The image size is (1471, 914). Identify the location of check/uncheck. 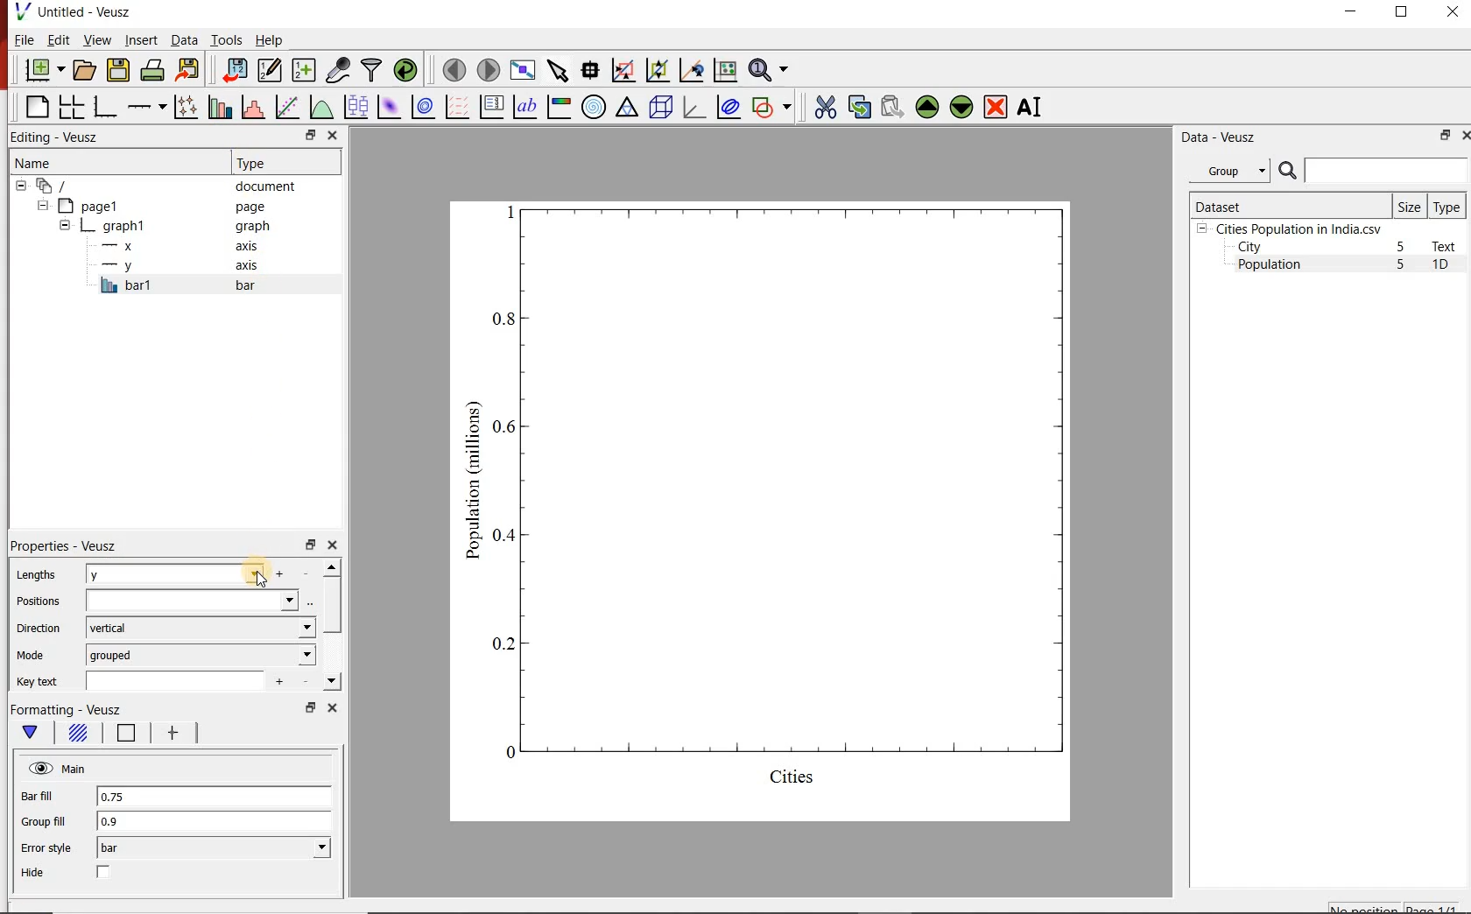
(104, 874).